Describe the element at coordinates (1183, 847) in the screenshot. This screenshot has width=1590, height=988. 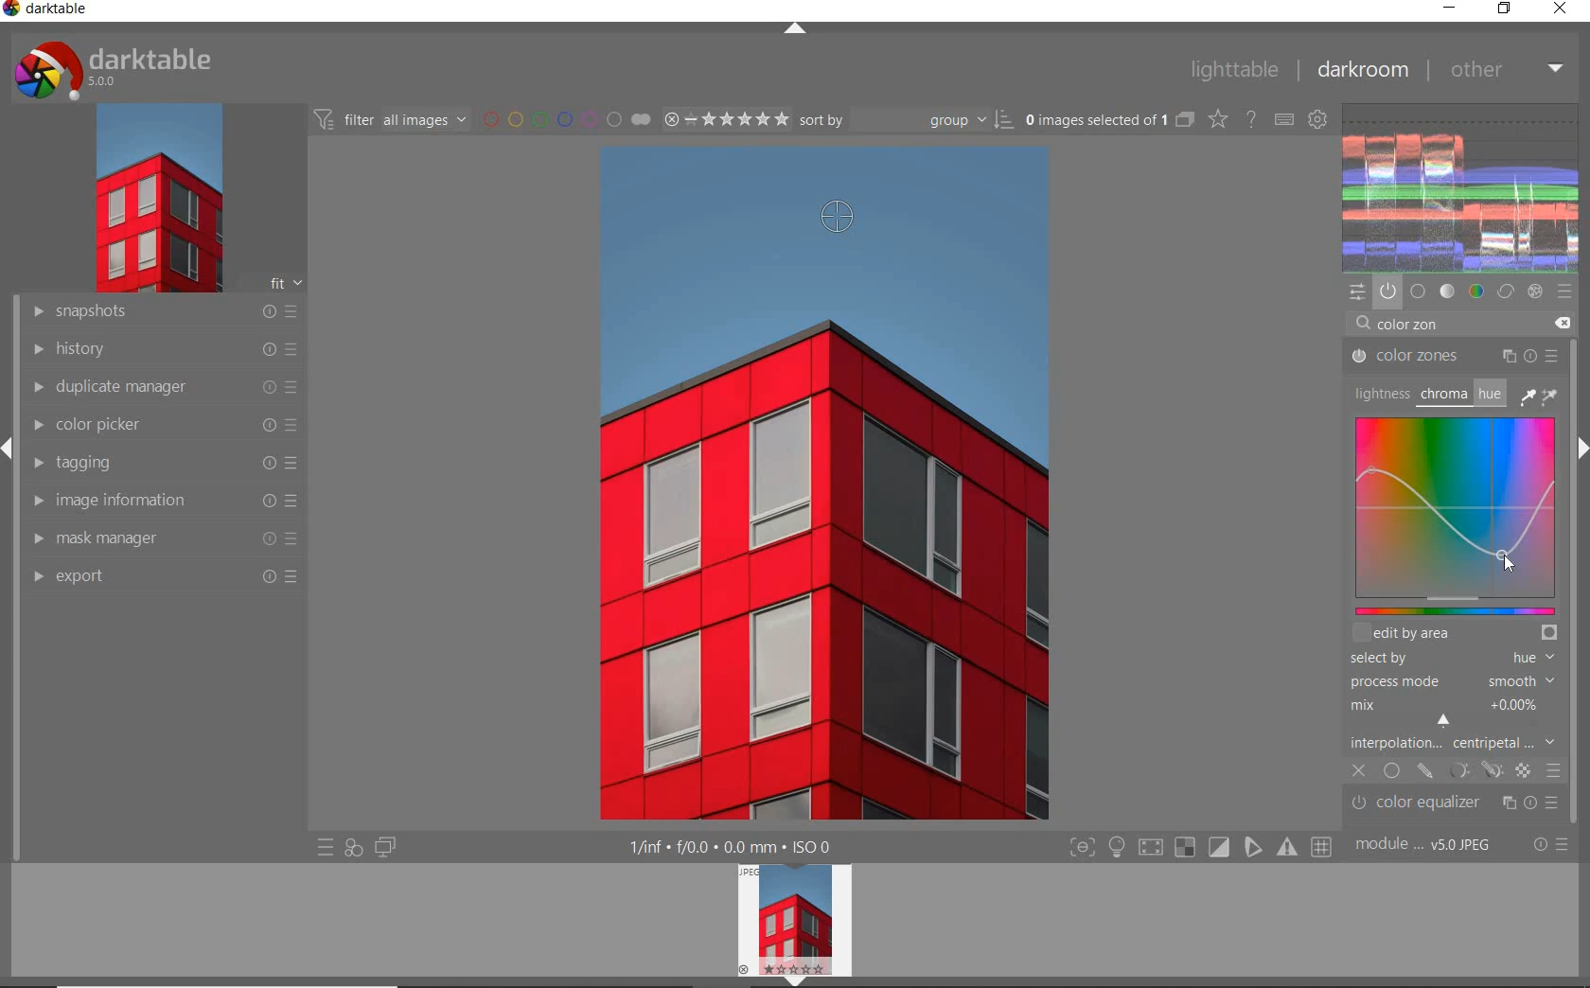
I see `gamut check` at that location.